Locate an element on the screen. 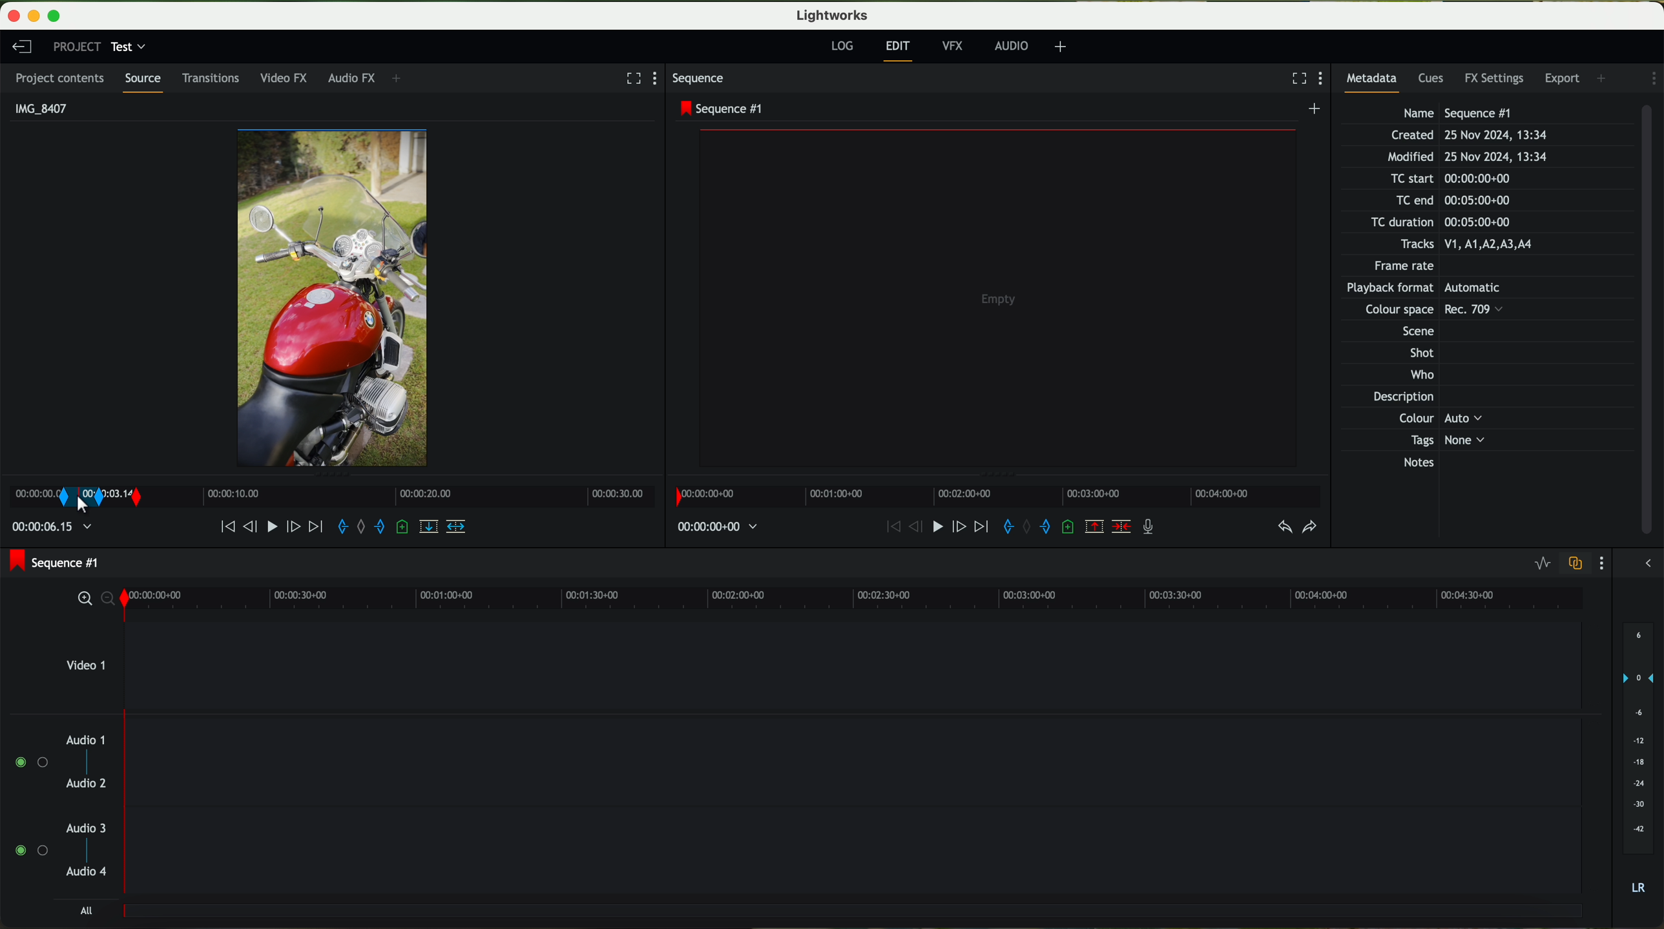  timeline is located at coordinates (854, 598).